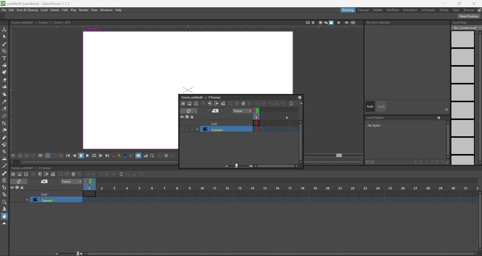 The width and height of the screenshot is (482, 256). What do you see at coordinates (100, 174) in the screenshot?
I see `increasestep` at bounding box center [100, 174].